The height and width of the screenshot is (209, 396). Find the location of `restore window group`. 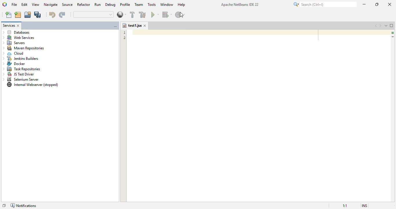

restore window group is located at coordinates (4, 205).